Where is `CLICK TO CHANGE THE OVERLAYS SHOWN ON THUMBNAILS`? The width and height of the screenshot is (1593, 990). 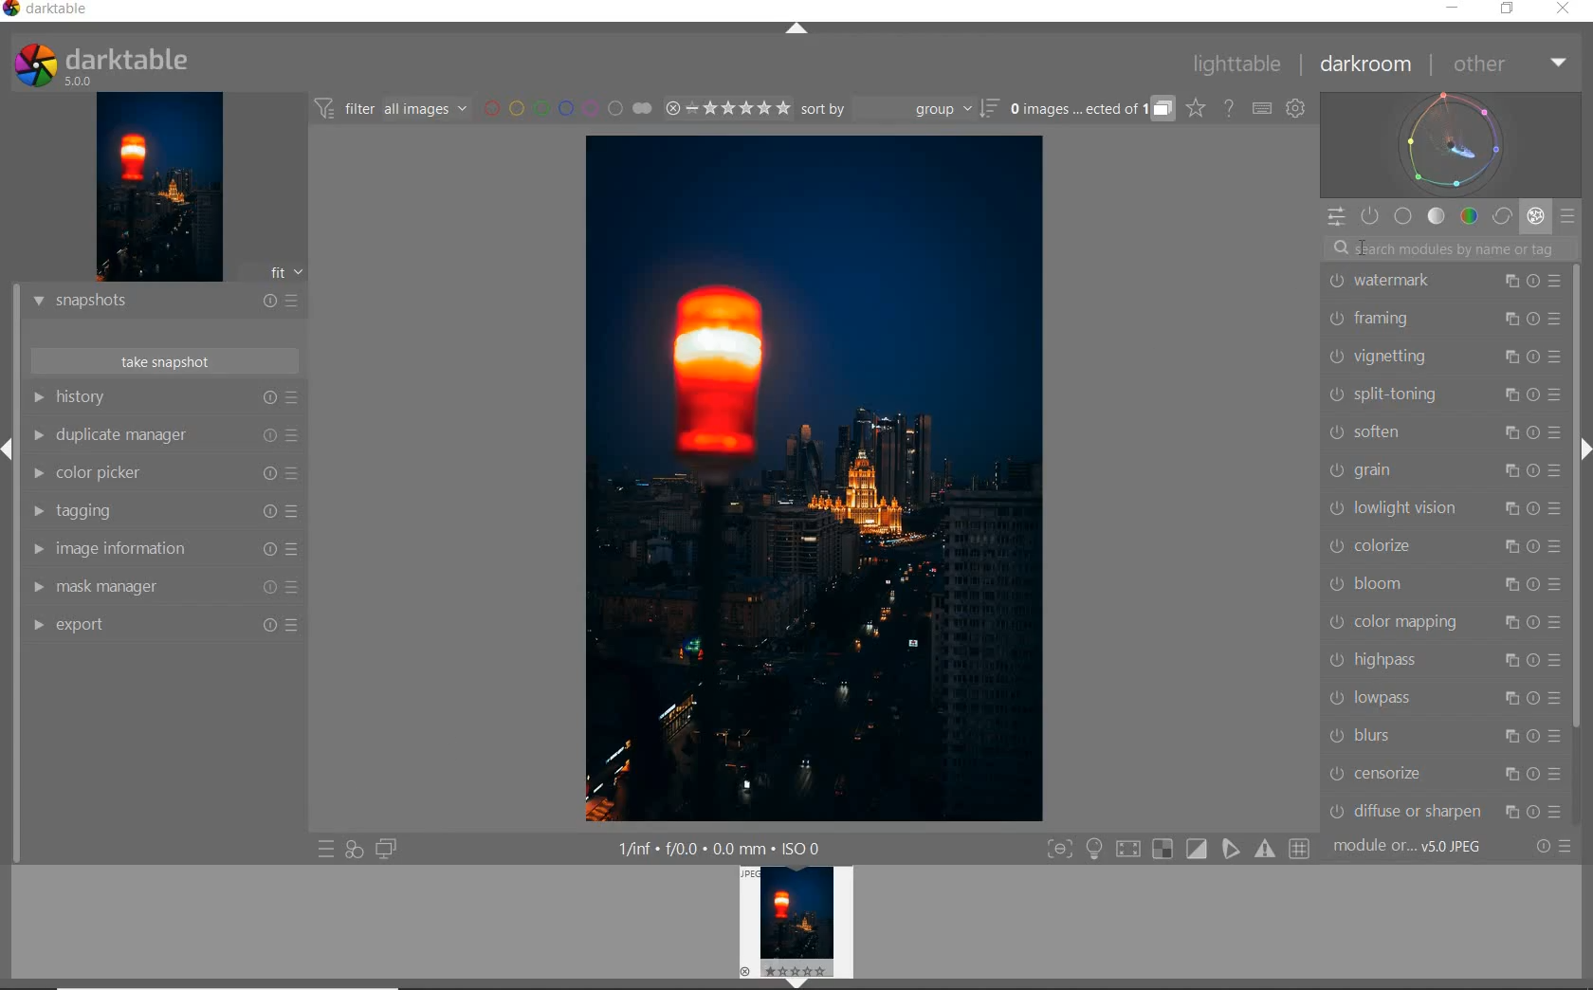
CLICK TO CHANGE THE OVERLAYS SHOWN ON THUMBNAILS is located at coordinates (1195, 110).